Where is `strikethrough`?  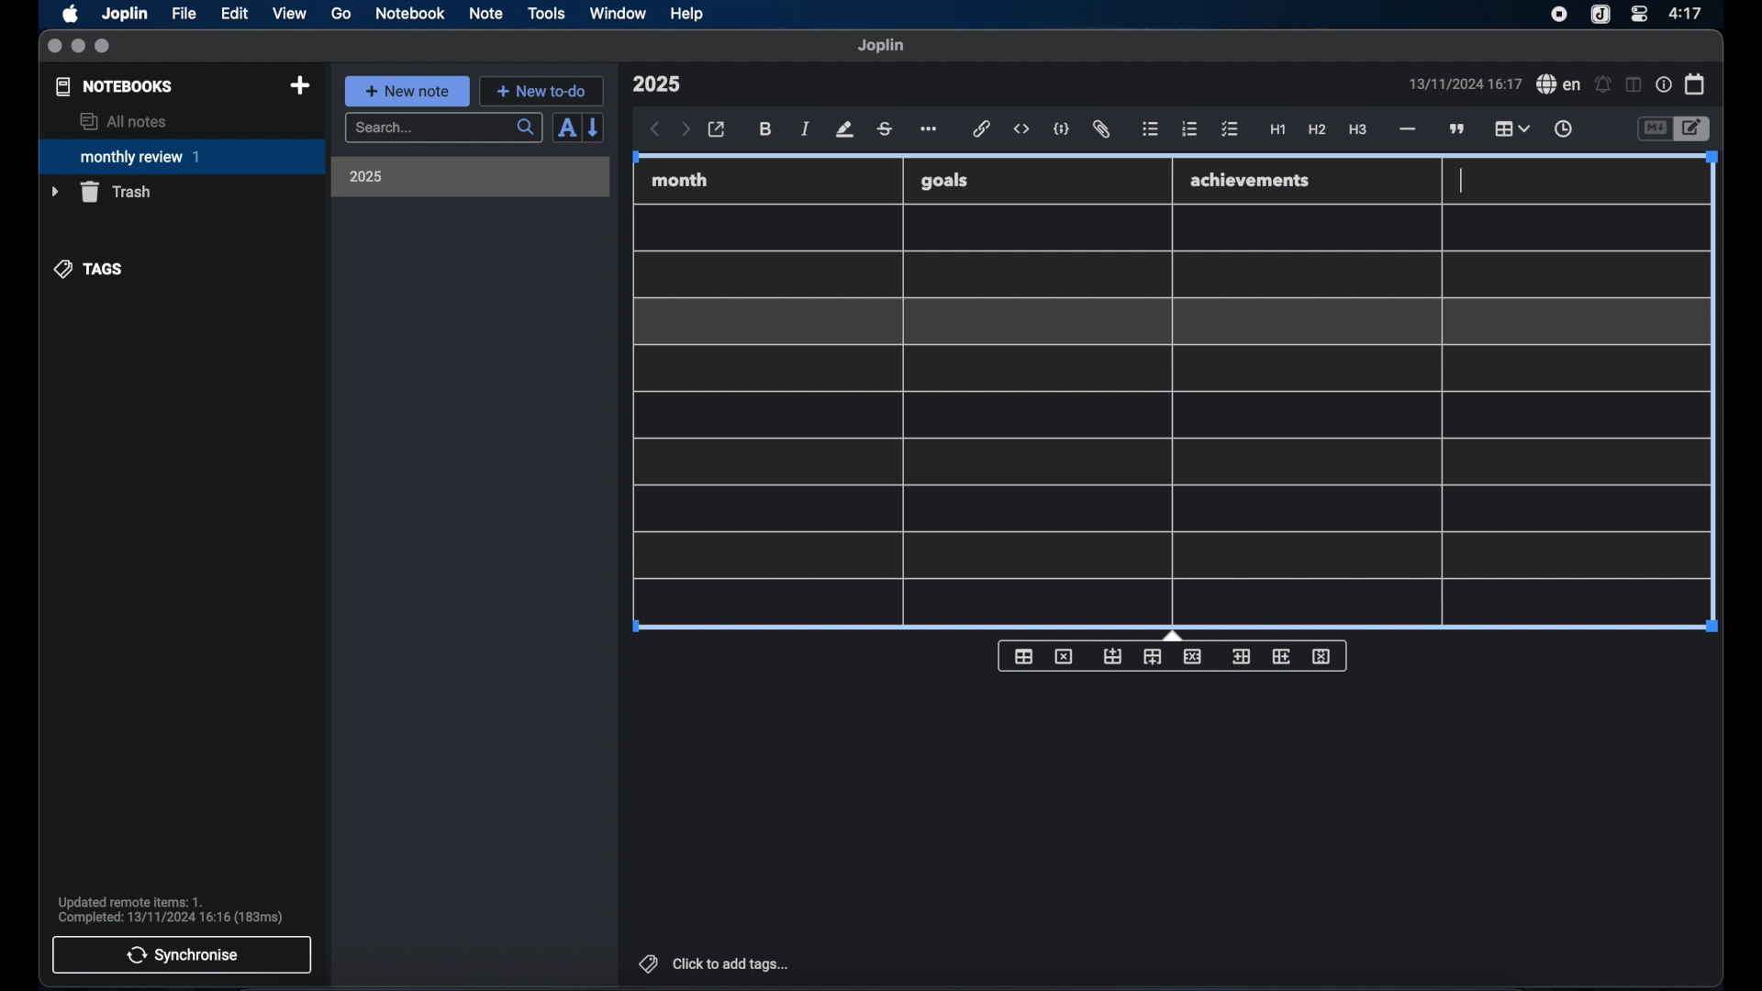 strikethrough is located at coordinates (884, 129).